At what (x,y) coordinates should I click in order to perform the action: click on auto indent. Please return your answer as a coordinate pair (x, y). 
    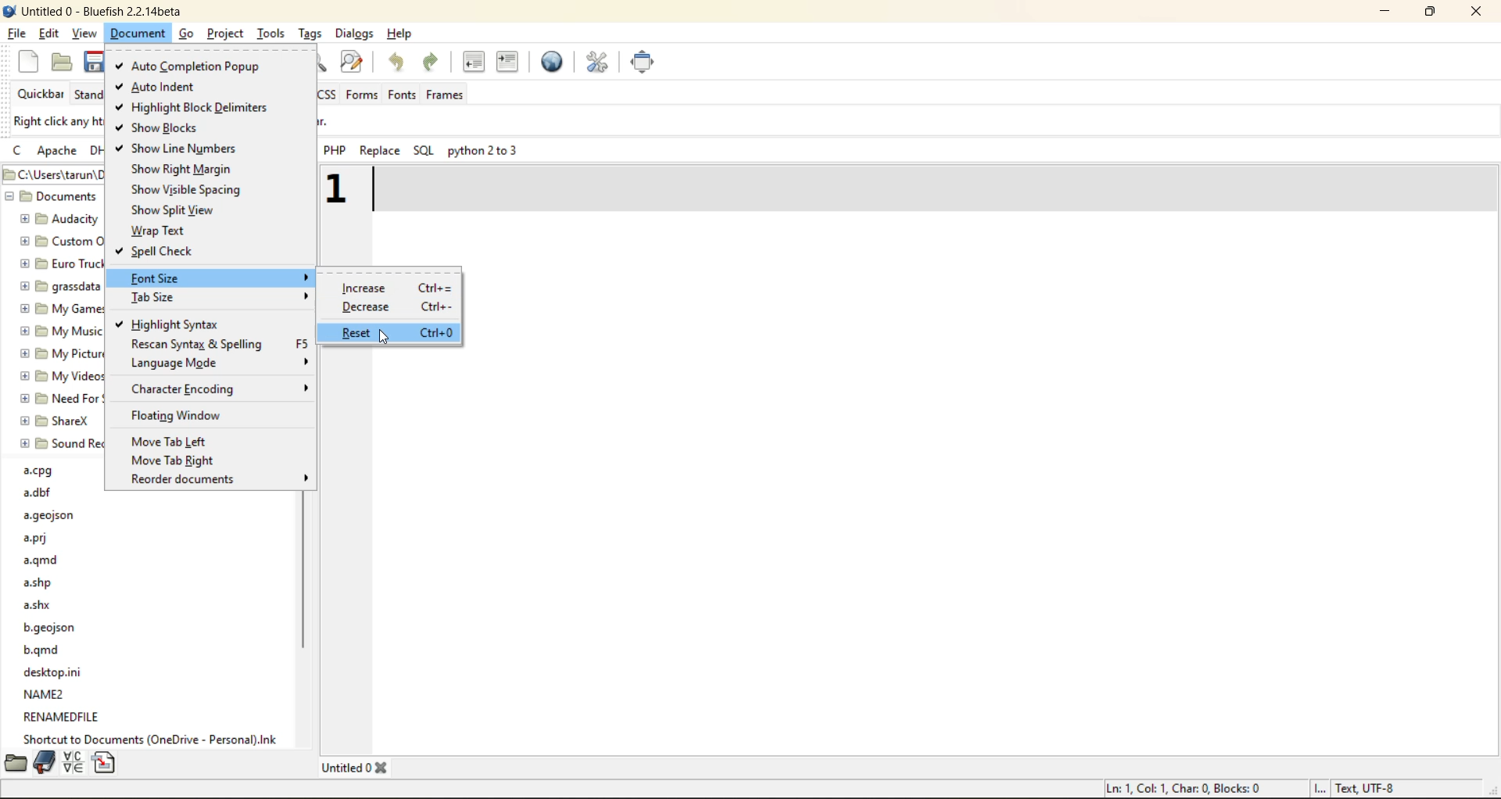
    Looking at the image, I should click on (160, 88).